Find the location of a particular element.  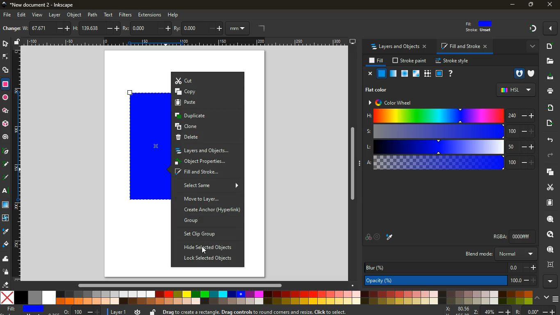

frame is located at coordinates (551, 265).